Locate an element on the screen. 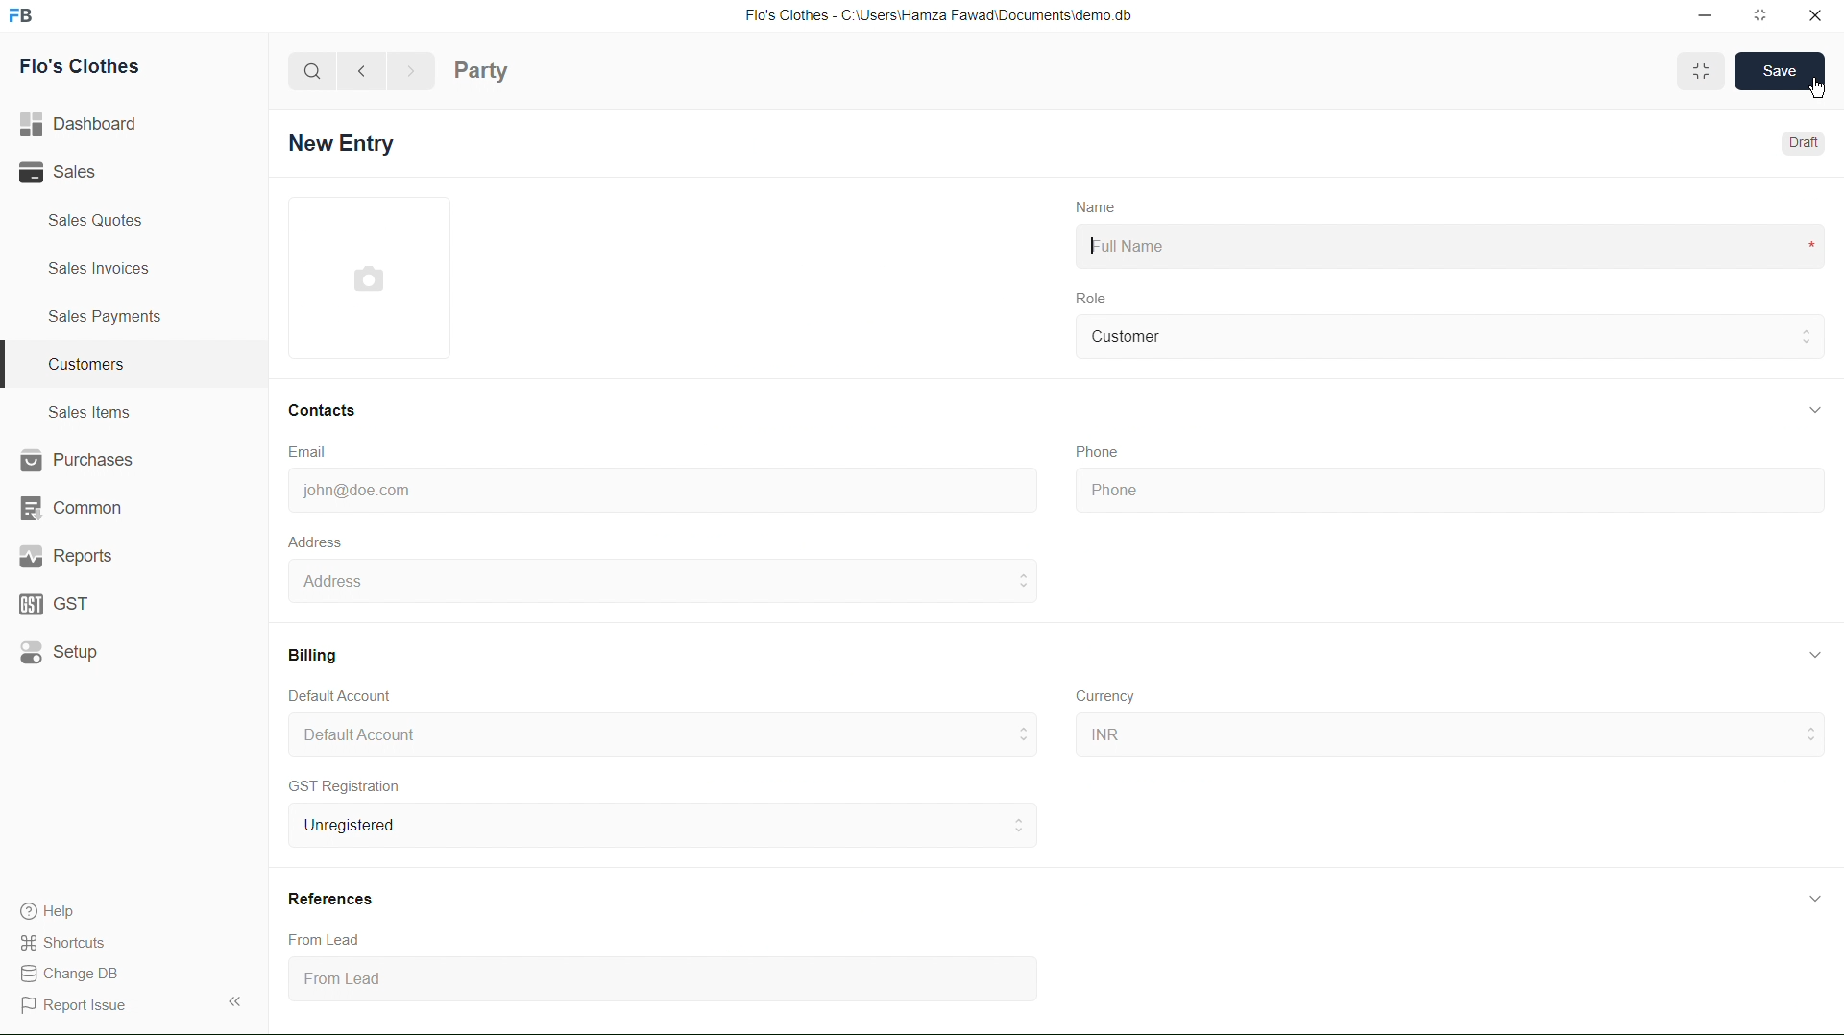 This screenshot has width=1844, height=1035. Unregistered is located at coordinates (655, 827).